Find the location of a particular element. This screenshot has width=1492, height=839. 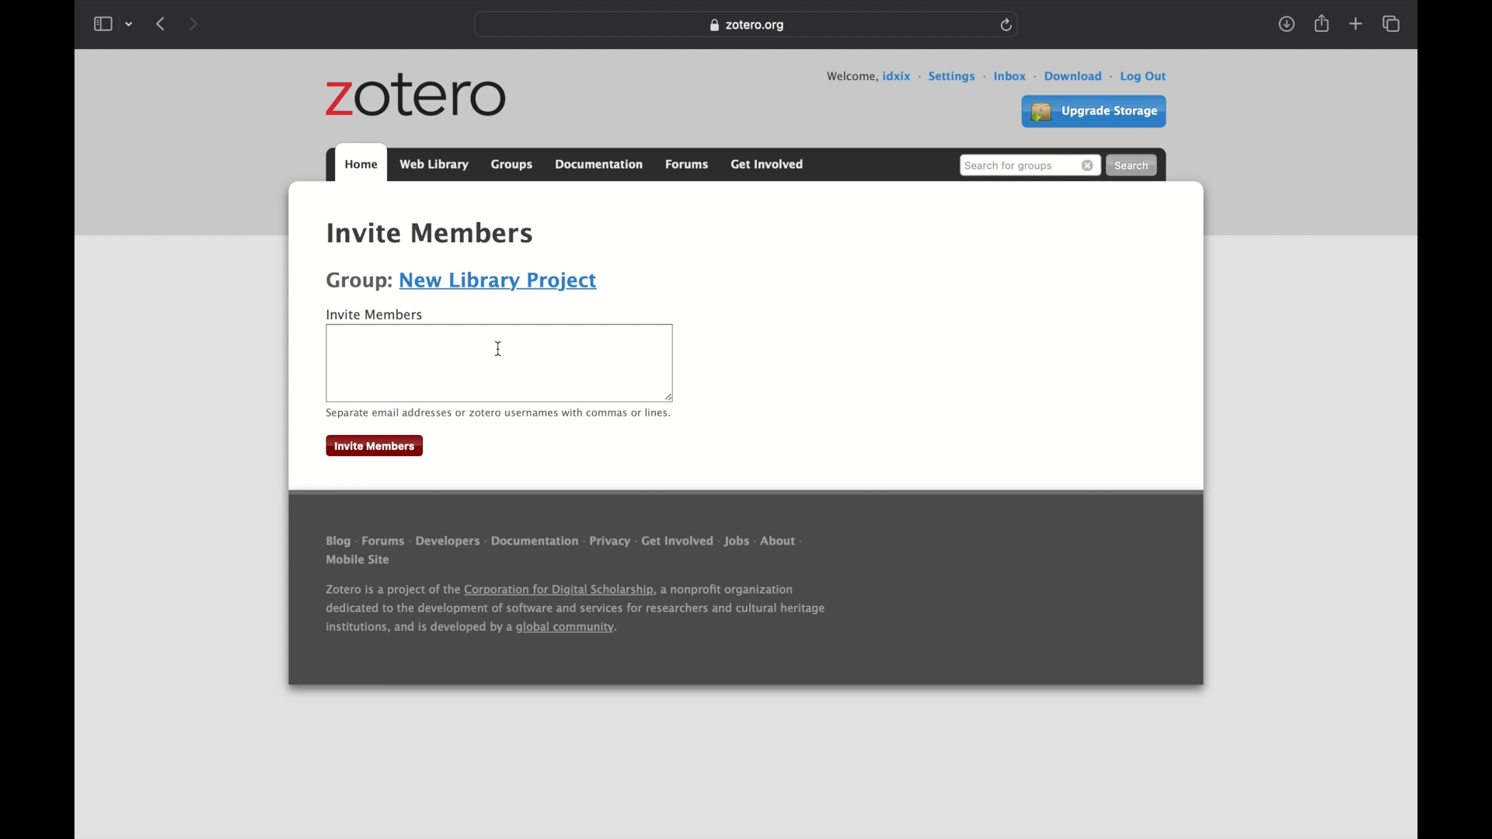

mobile site is located at coordinates (358, 562).